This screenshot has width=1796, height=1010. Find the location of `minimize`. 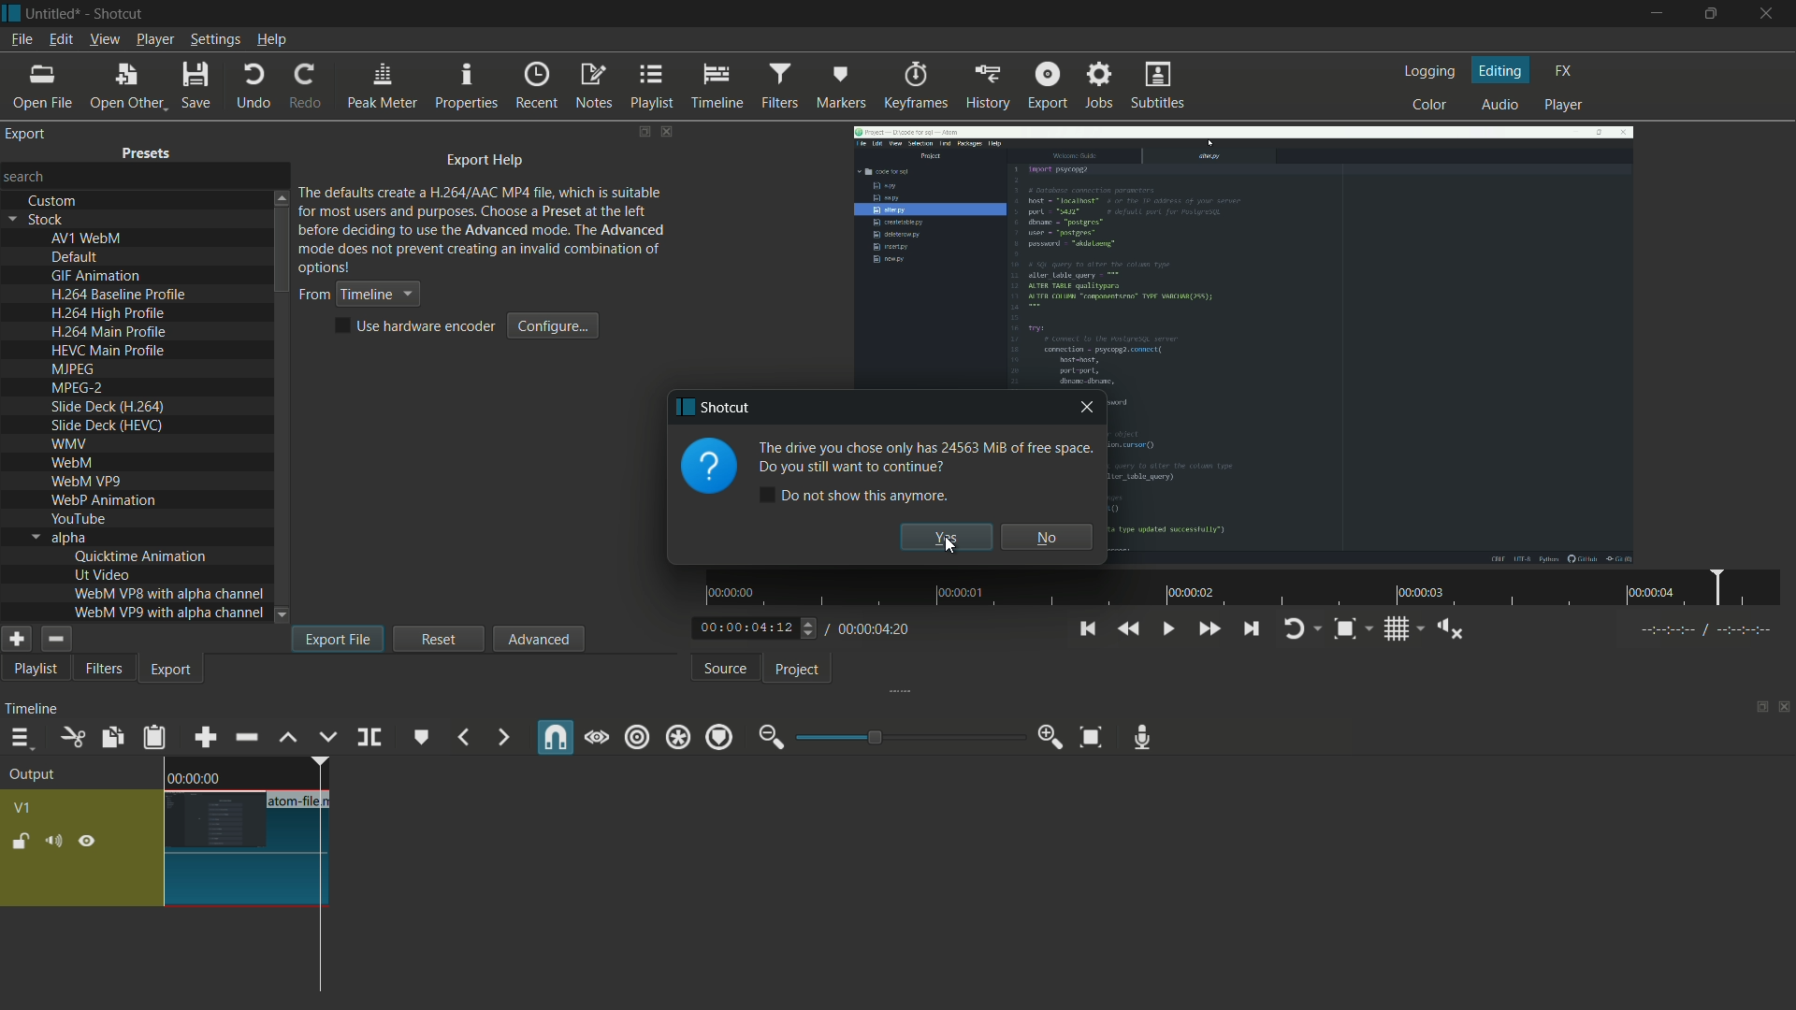

minimize is located at coordinates (1654, 14).